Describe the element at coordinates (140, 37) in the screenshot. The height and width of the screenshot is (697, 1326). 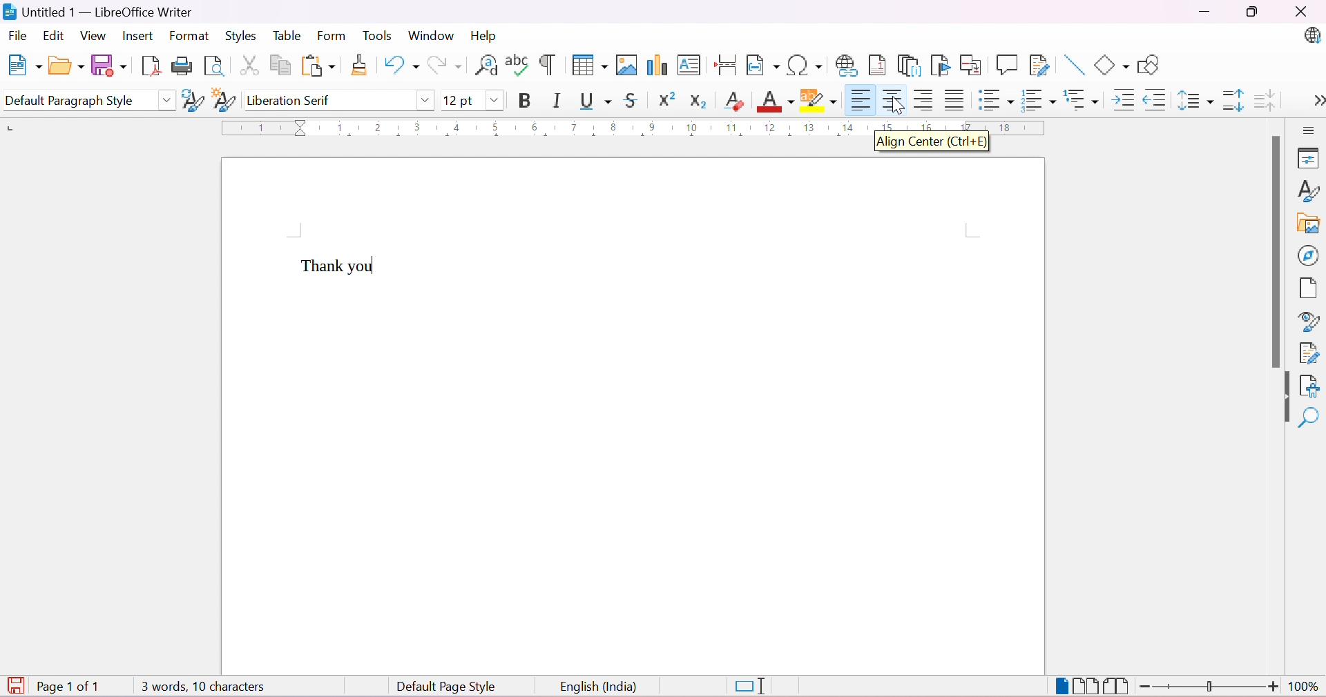
I see `Insert` at that location.